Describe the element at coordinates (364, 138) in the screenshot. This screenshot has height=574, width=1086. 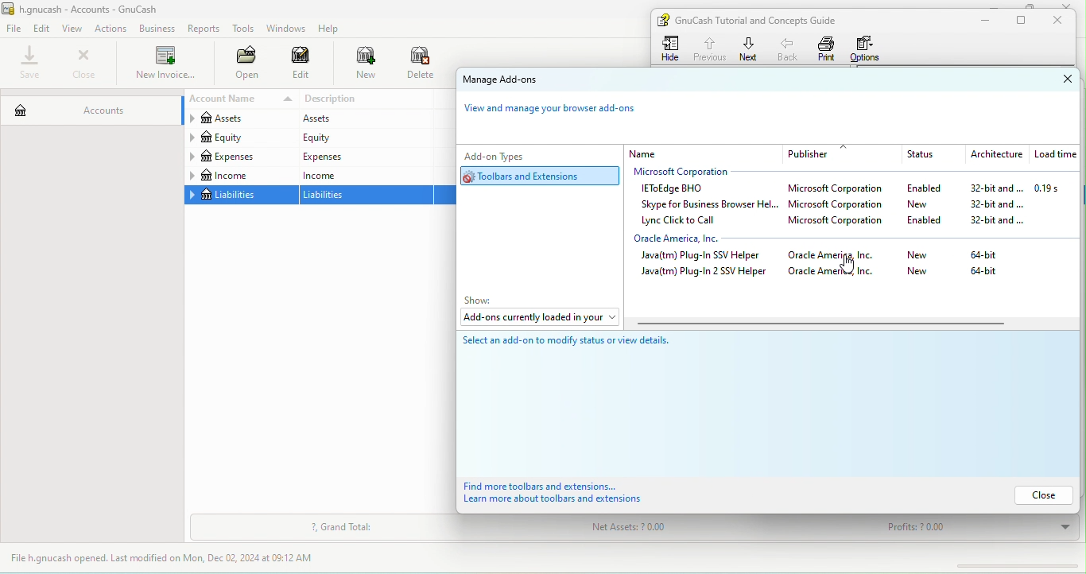
I see `equity` at that location.